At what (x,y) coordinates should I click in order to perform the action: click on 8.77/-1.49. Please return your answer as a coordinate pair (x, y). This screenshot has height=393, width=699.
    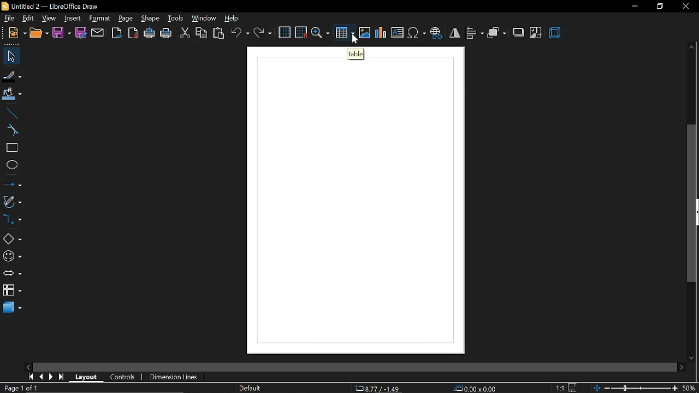
    Looking at the image, I should click on (378, 389).